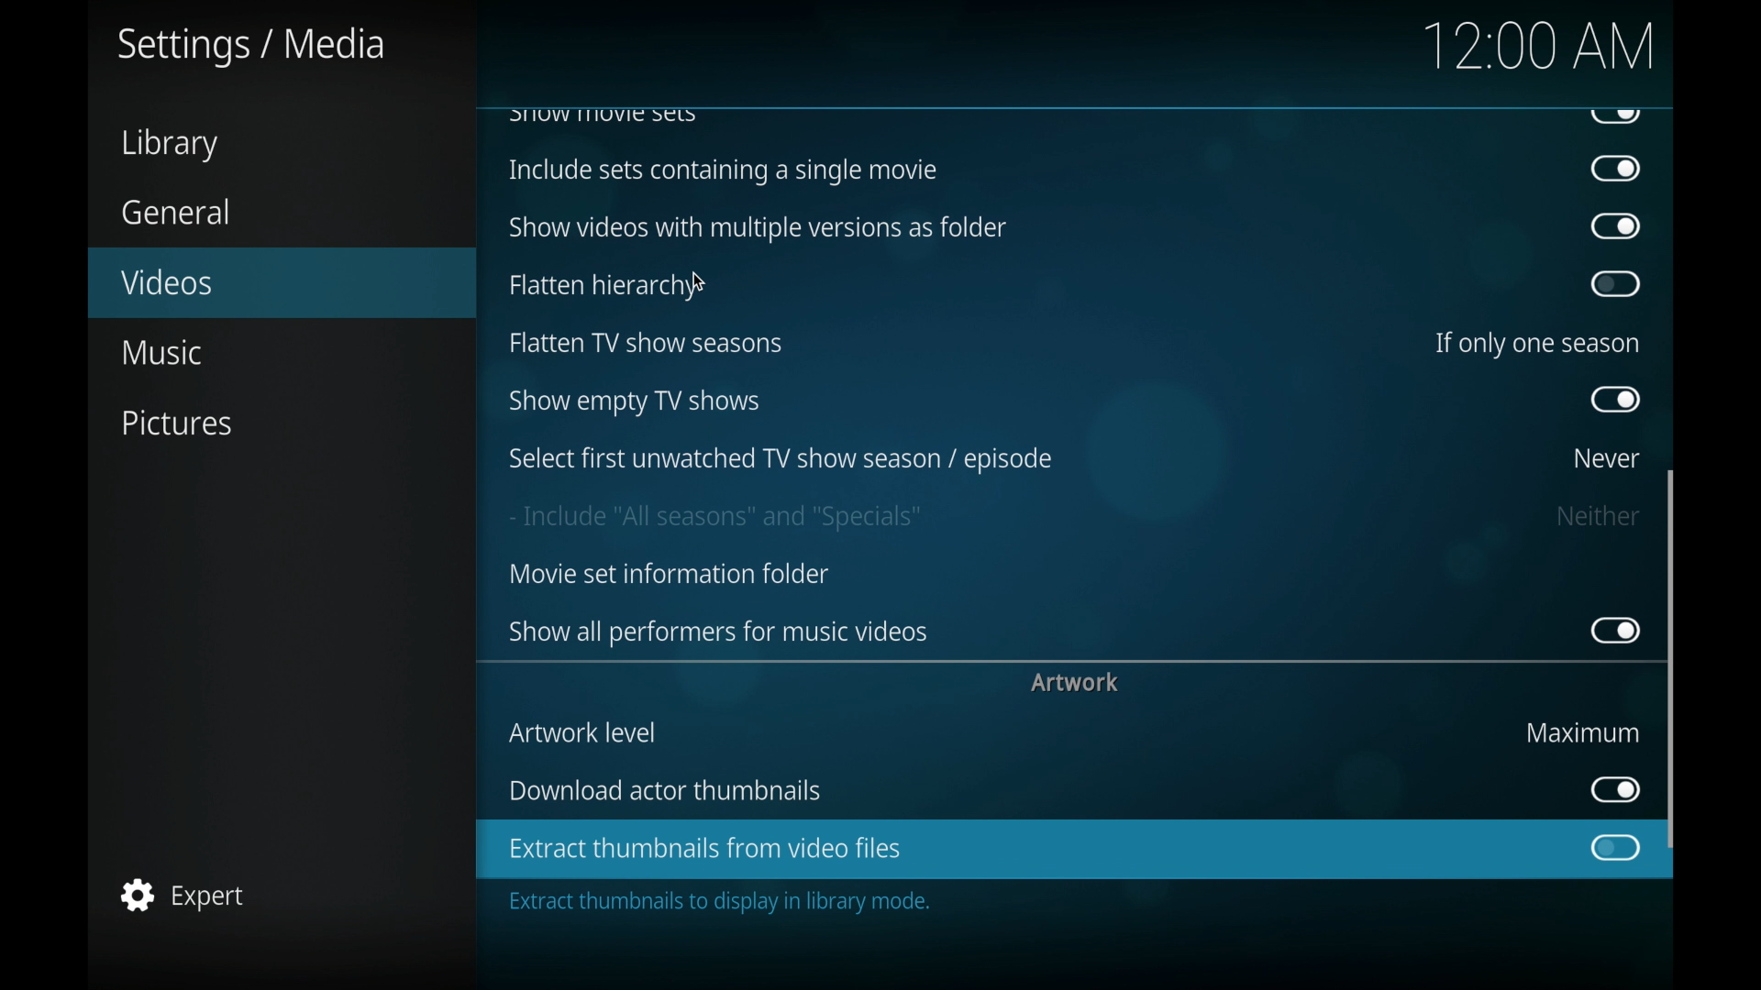  What do you see at coordinates (722, 904) in the screenshot?
I see `extract thumbnails to display in library mode` at bounding box center [722, 904].